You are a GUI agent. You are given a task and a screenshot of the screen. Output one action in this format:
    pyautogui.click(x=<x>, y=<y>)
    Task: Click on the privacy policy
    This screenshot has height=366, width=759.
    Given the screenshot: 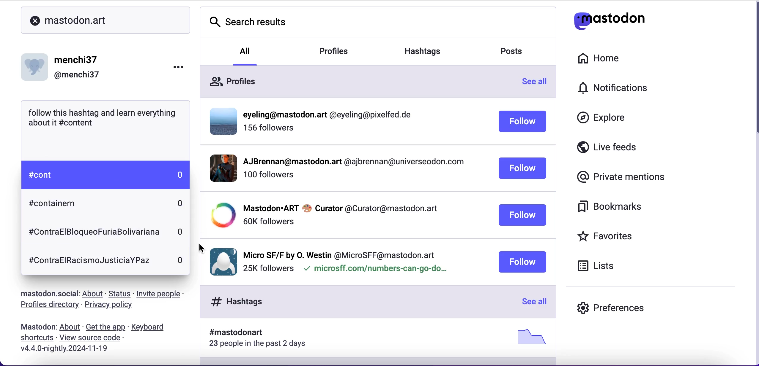 What is the action you would take?
    pyautogui.click(x=111, y=306)
    